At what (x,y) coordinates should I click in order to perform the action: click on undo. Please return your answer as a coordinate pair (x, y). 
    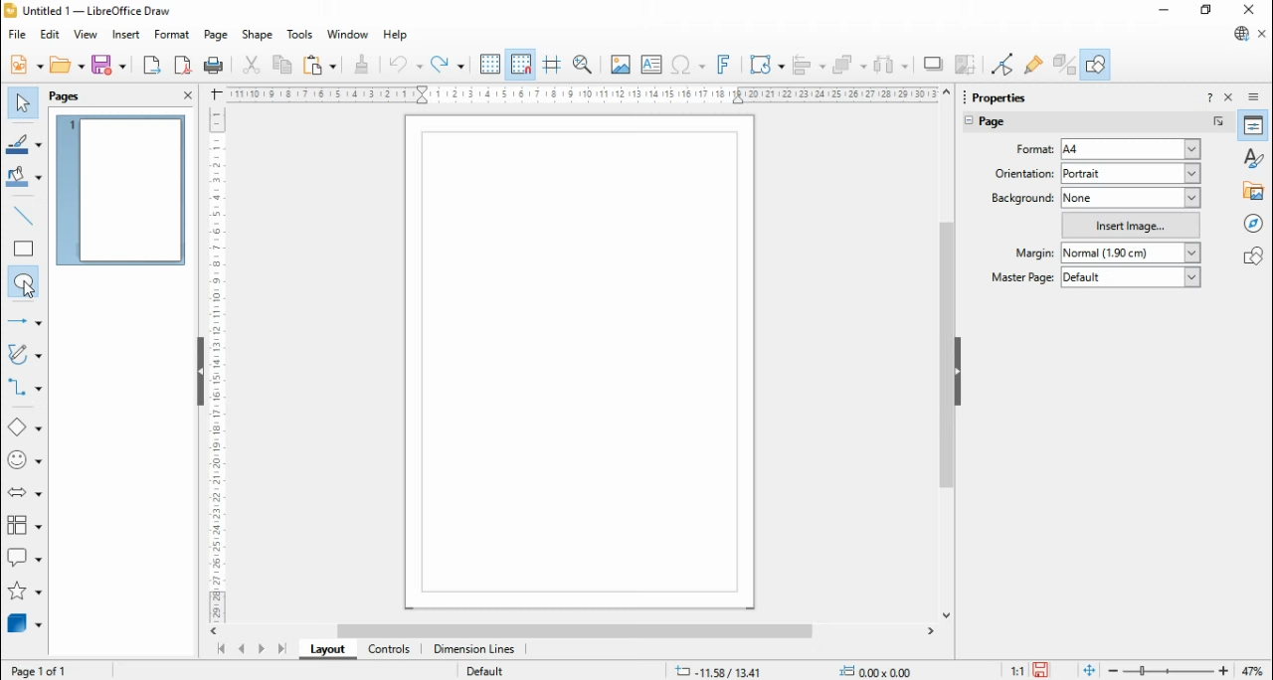
    Looking at the image, I should click on (406, 65).